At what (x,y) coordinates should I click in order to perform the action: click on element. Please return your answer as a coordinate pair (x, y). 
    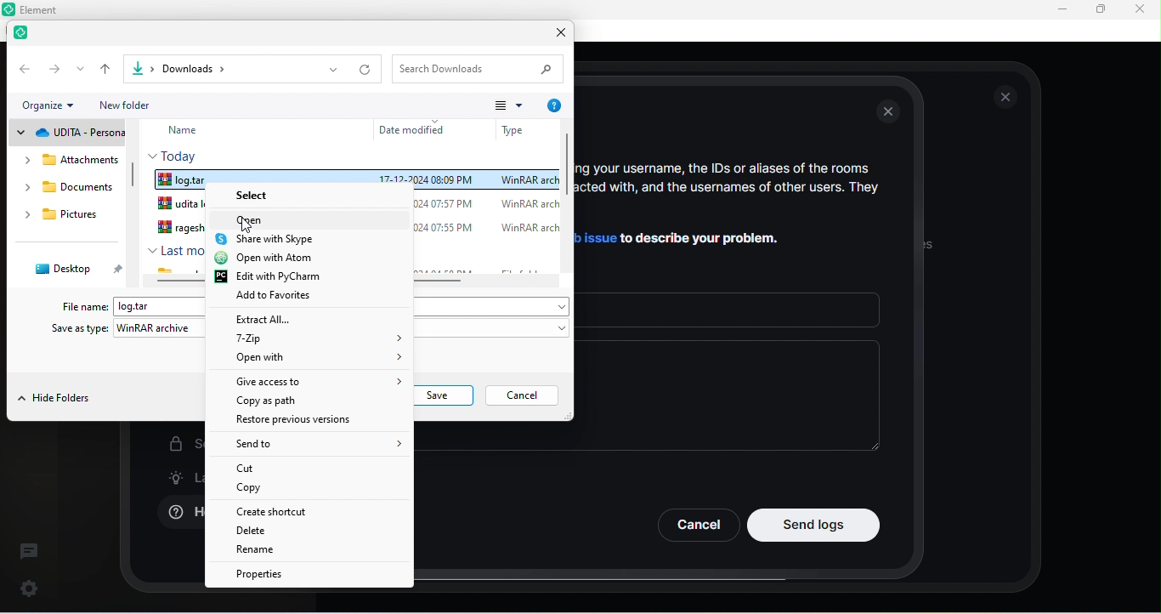
    Looking at the image, I should click on (25, 35).